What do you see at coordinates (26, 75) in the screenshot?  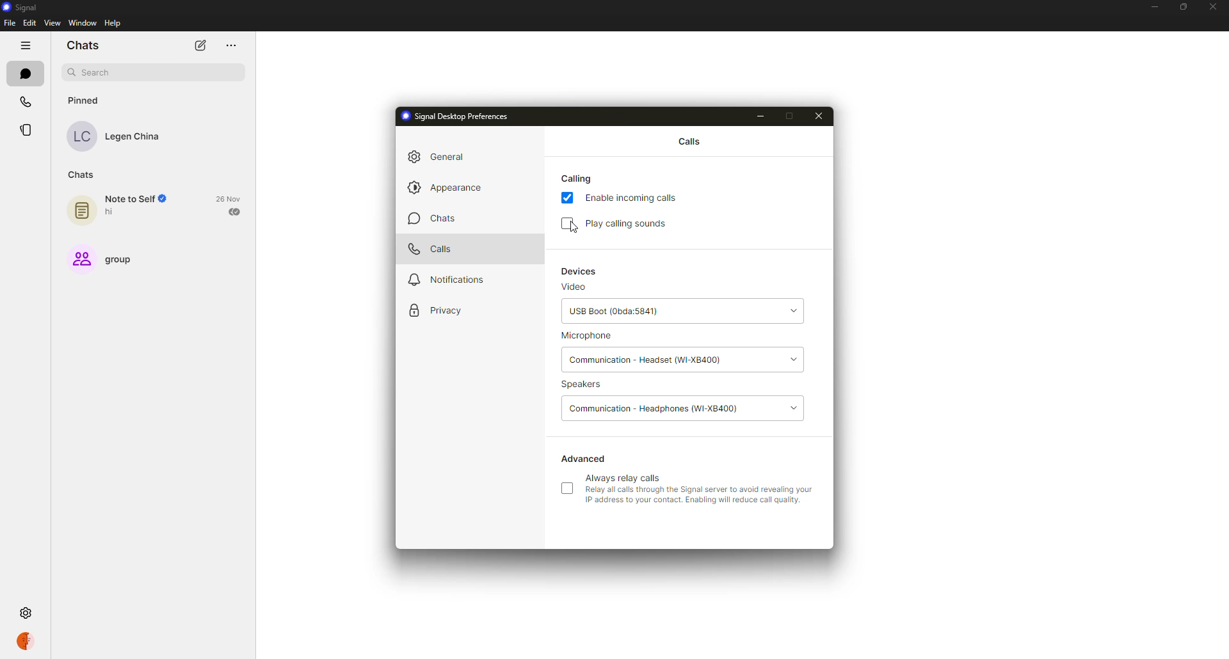 I see `chats` at bounding box center [26, 75].